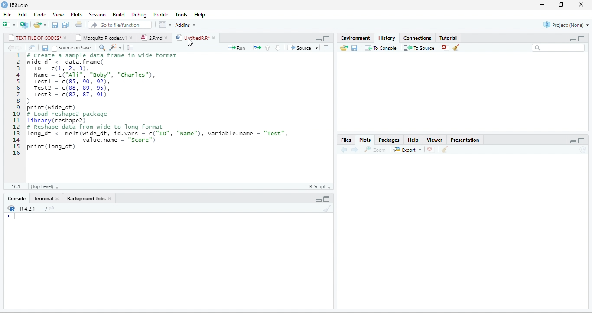  I want to click on close file, so click(431, 149).